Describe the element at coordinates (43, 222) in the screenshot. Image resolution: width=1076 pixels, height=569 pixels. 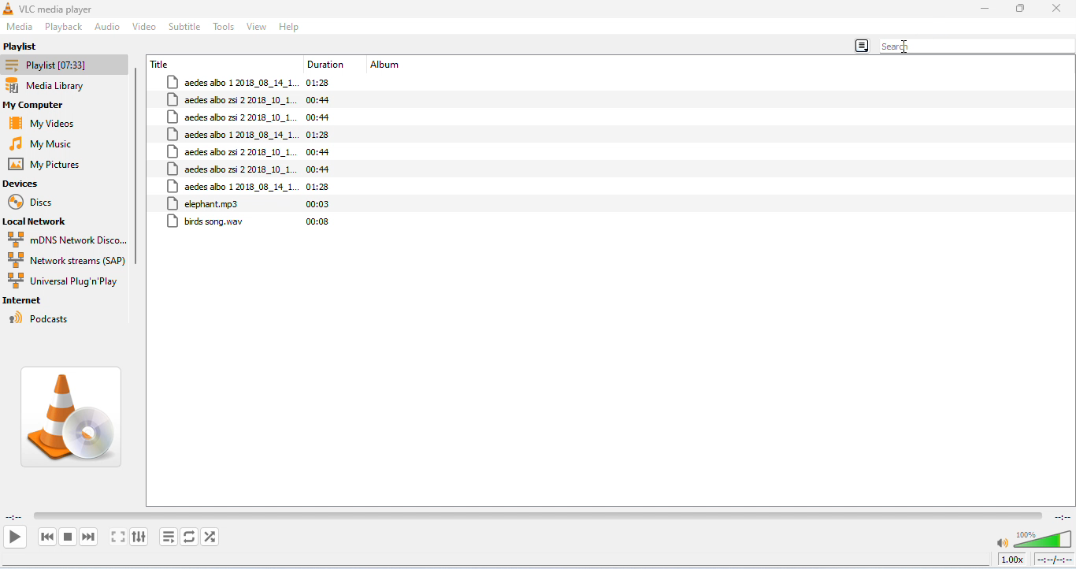
I see `local network` at that location.